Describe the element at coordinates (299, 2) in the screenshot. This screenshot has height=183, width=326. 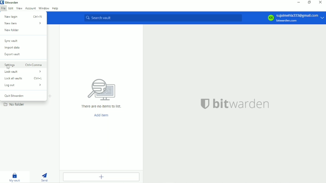
I see `Minimize` at that location.